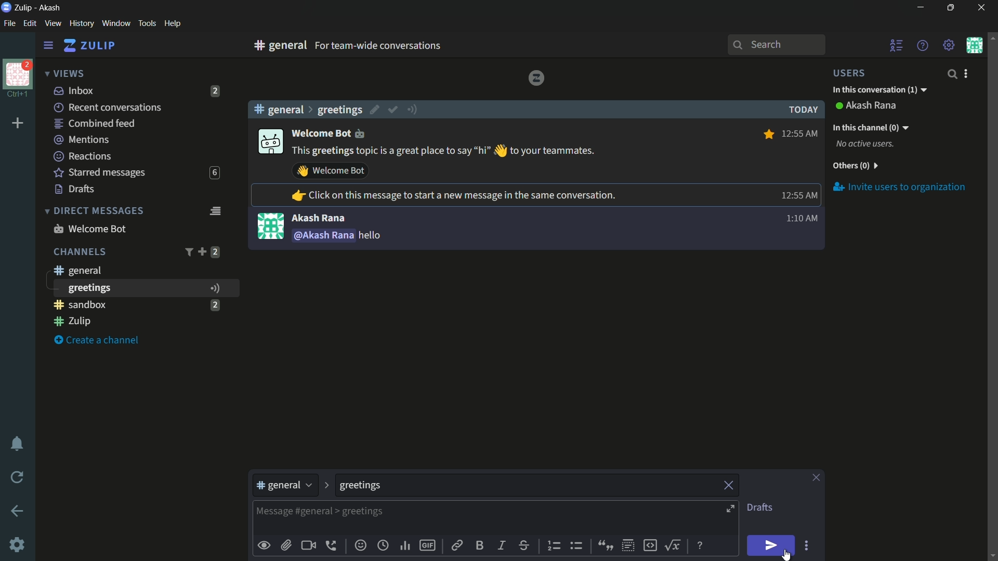 The width and height of the screenshot is (998, 561). What do you see at coordinates (628, 546) in the screenshot?
I see `spoiler` at bounding box center [628, 546].